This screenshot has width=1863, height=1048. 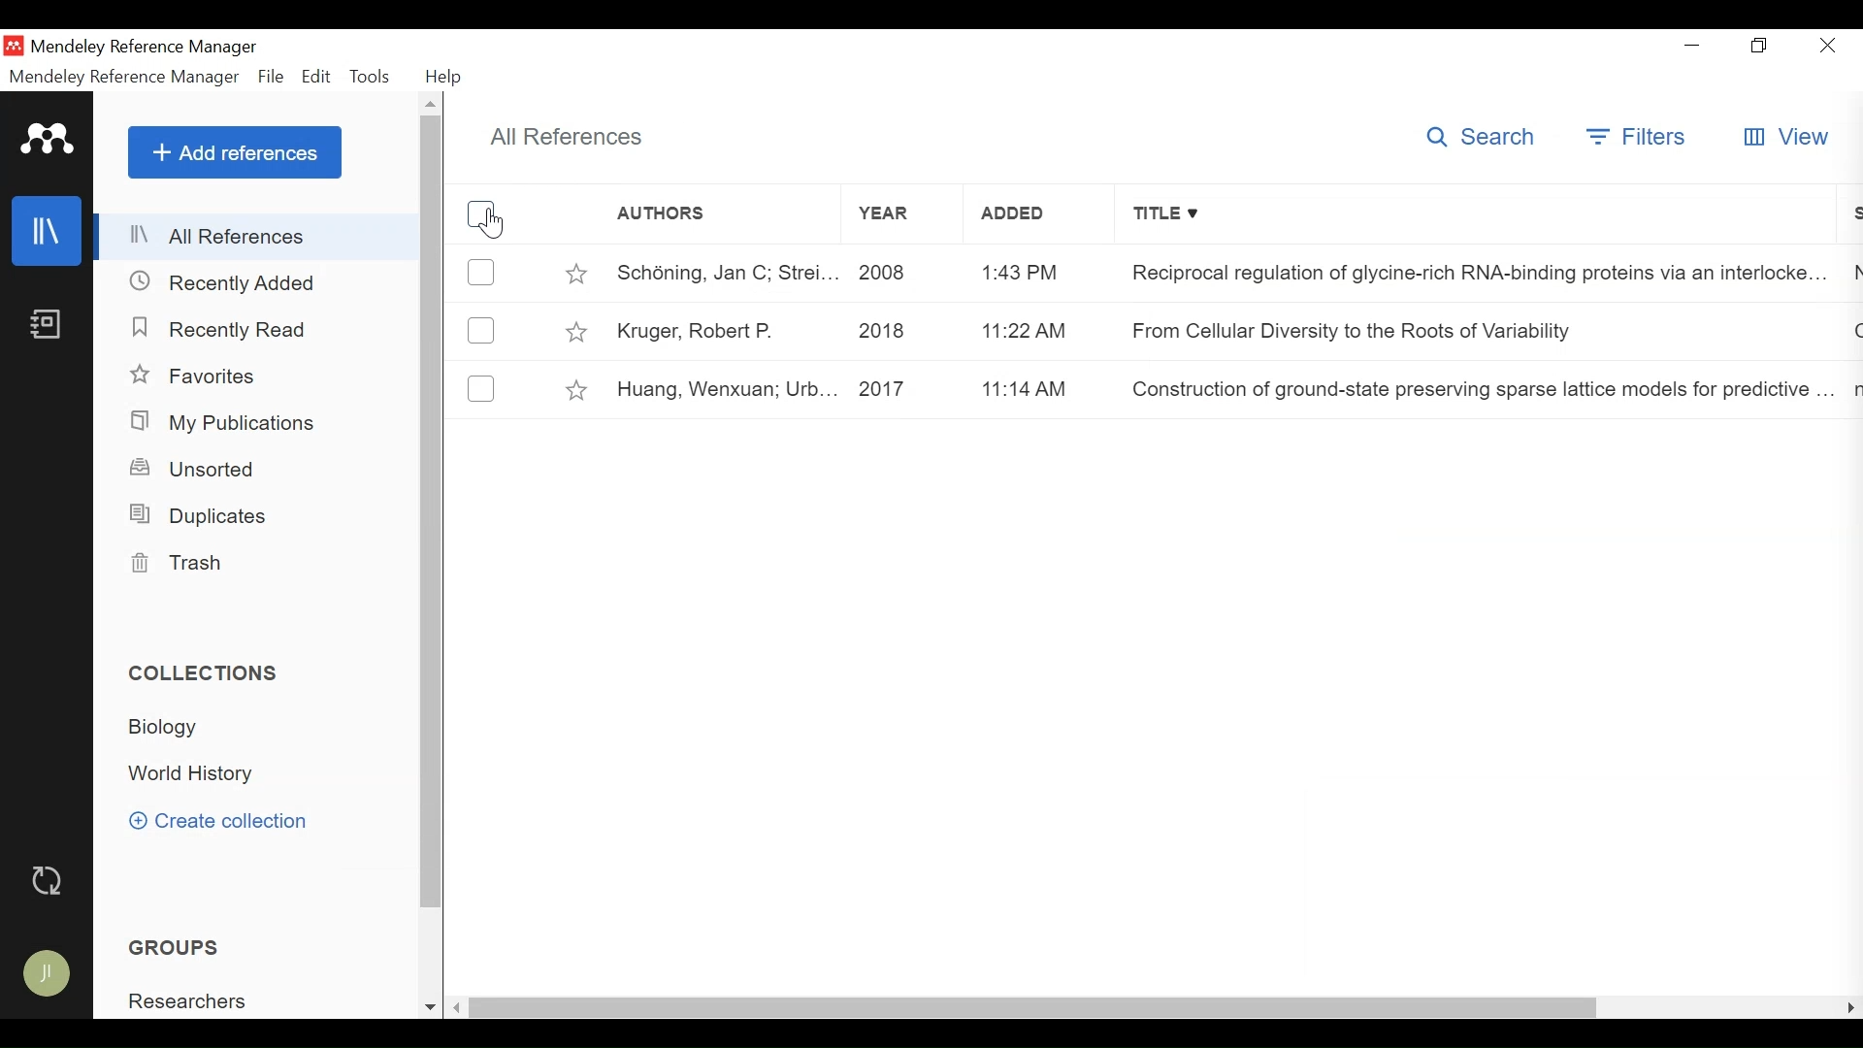 What do you see at coordinates (171, 728) in the screenshot?
I see `Collection` at bounding box center [171, 728].